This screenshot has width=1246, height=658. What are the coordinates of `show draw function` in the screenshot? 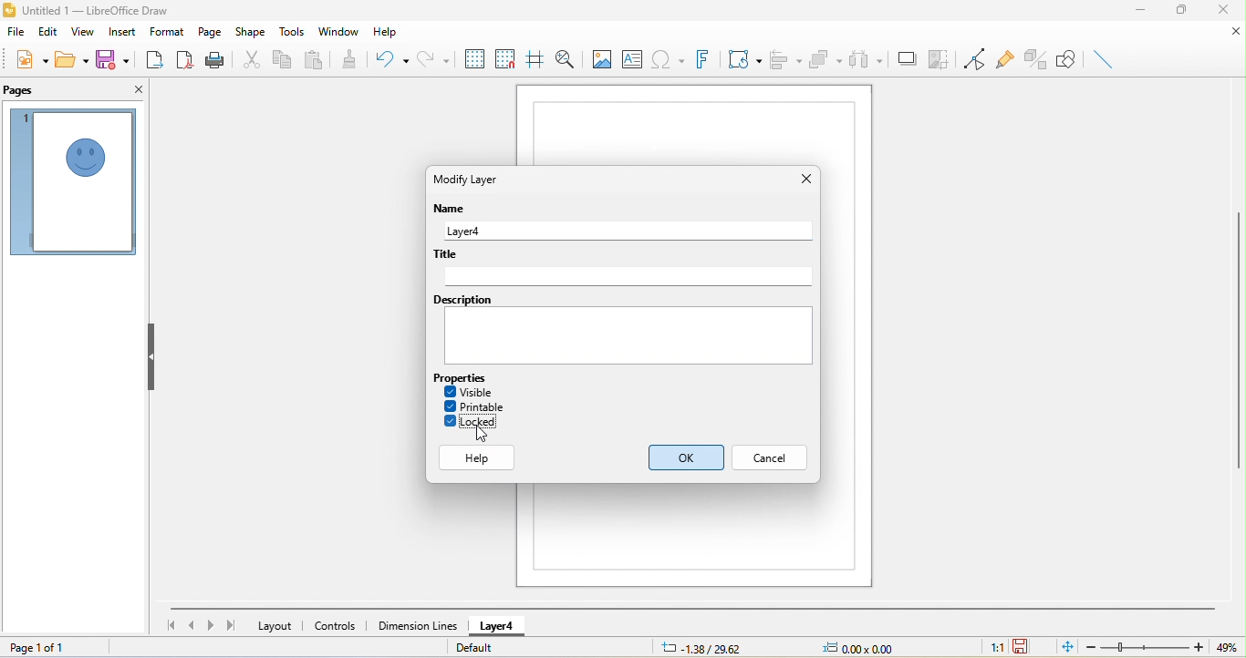 It's located at (1064, 59).